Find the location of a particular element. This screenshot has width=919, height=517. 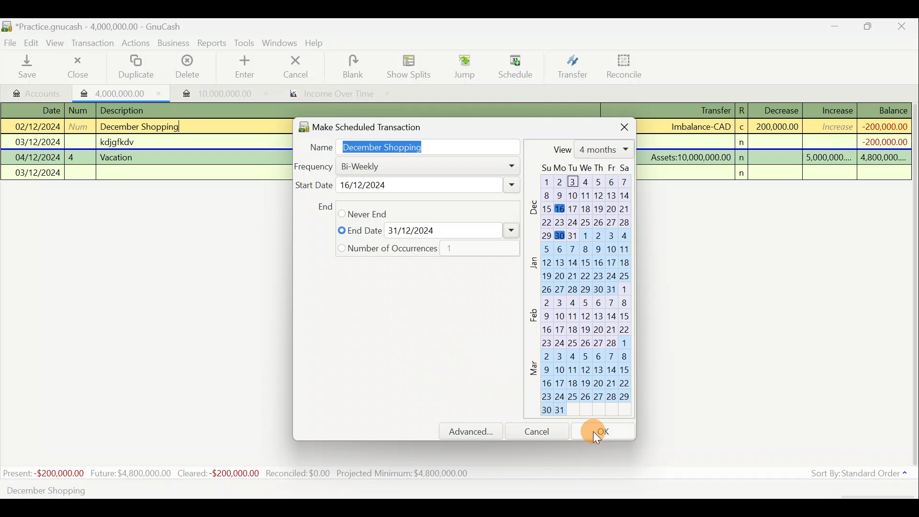

Tools is located at coordinates (246, 43).